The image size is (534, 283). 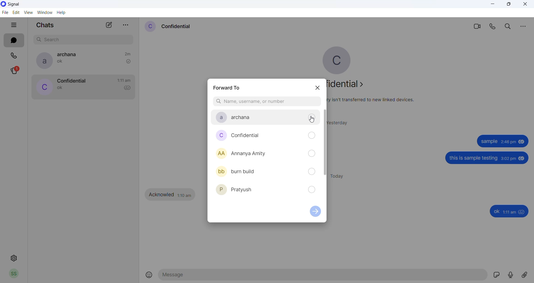 I want to click on contact name, so click(x=177, y=26).